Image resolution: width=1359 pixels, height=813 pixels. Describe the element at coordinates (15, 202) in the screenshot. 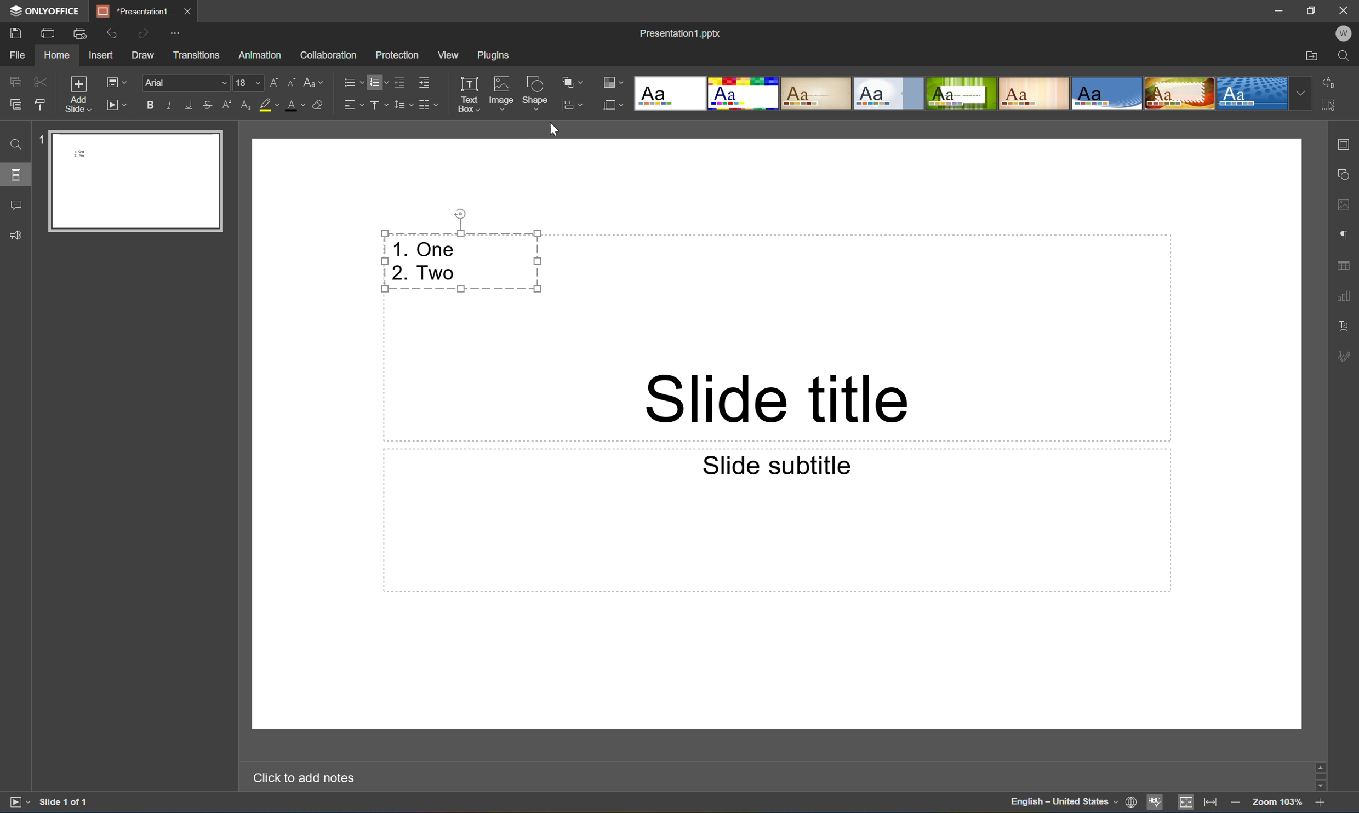

I see `Comments` at that location.